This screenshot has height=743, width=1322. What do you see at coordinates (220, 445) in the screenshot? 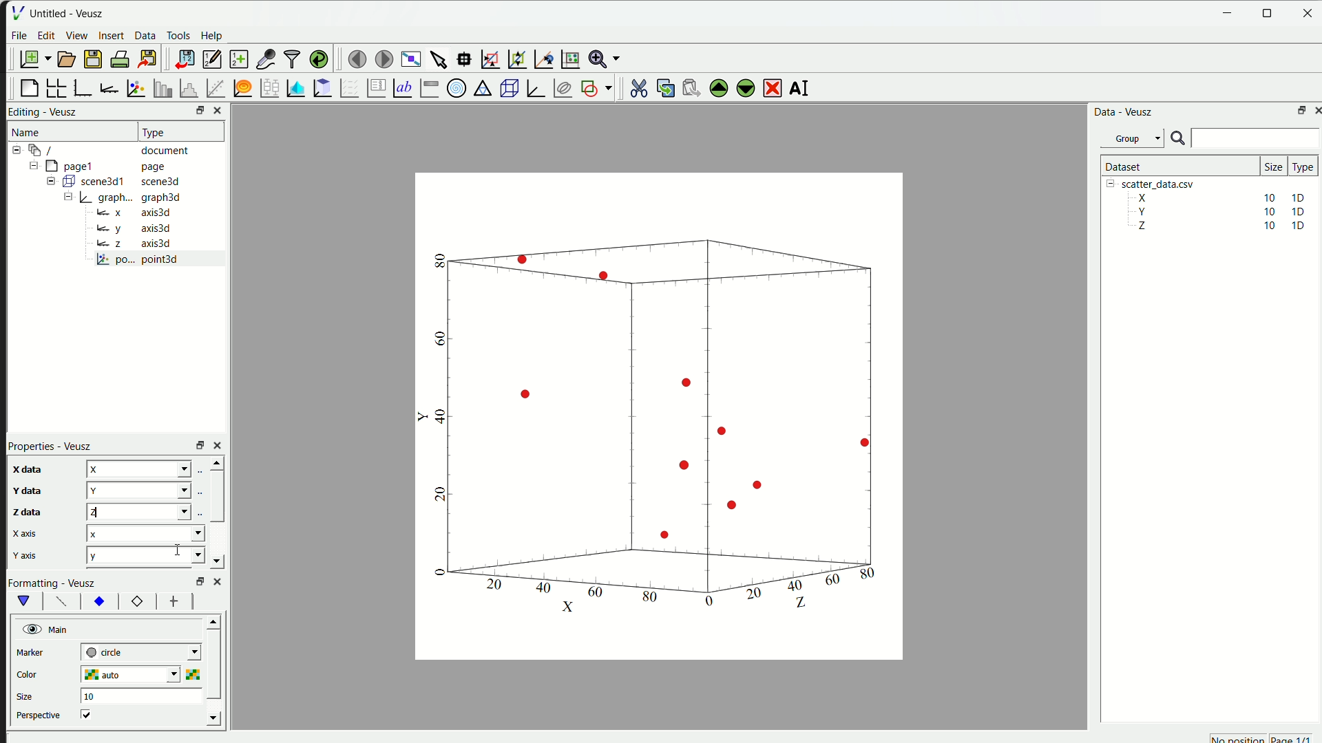
I see `close` at bounding box center [220, 445].